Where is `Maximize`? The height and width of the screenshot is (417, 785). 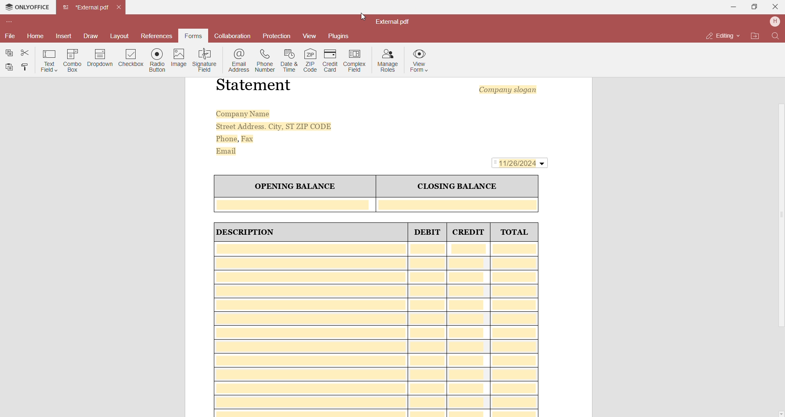
Maximize is located at coordinates (752, 7).